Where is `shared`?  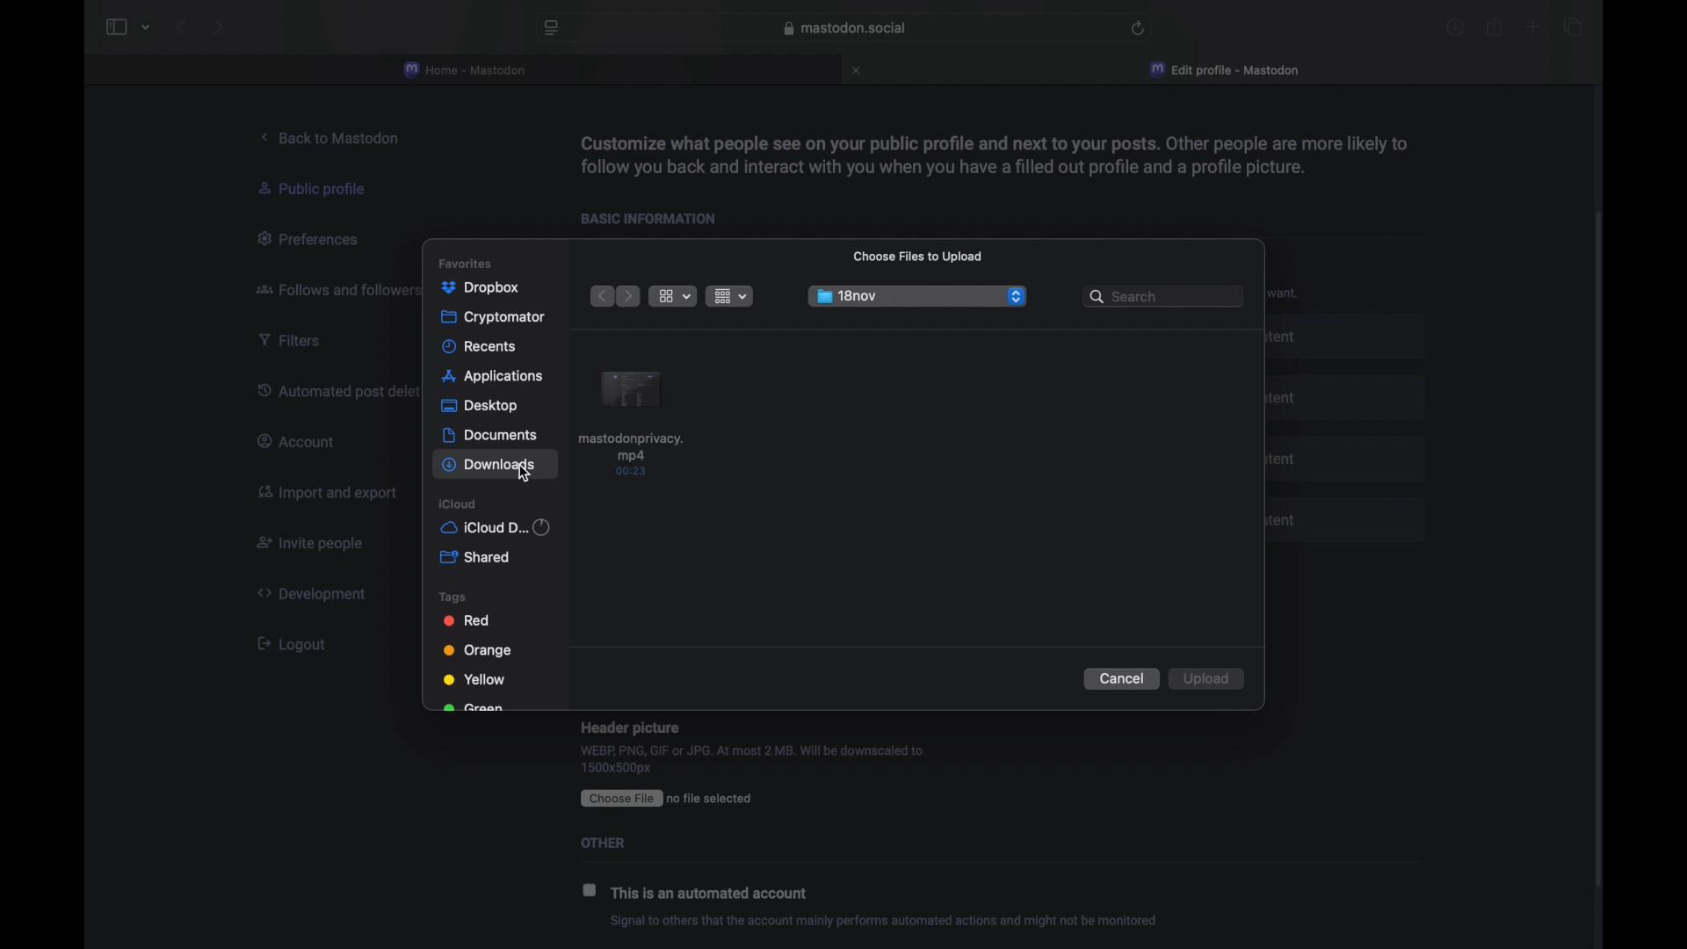 shared is located at coordinates (474, 557).